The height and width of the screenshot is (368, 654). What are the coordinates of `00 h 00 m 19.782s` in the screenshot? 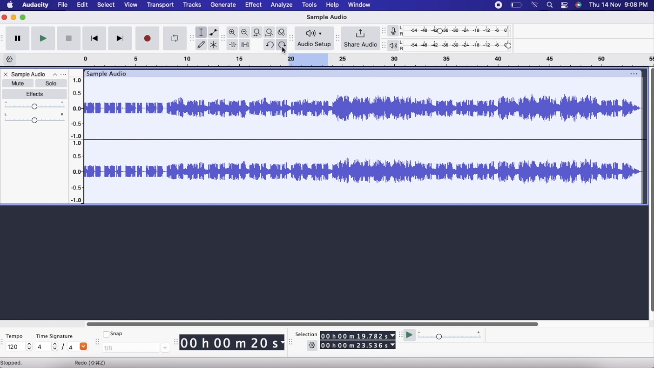 It's located at (358, 336).